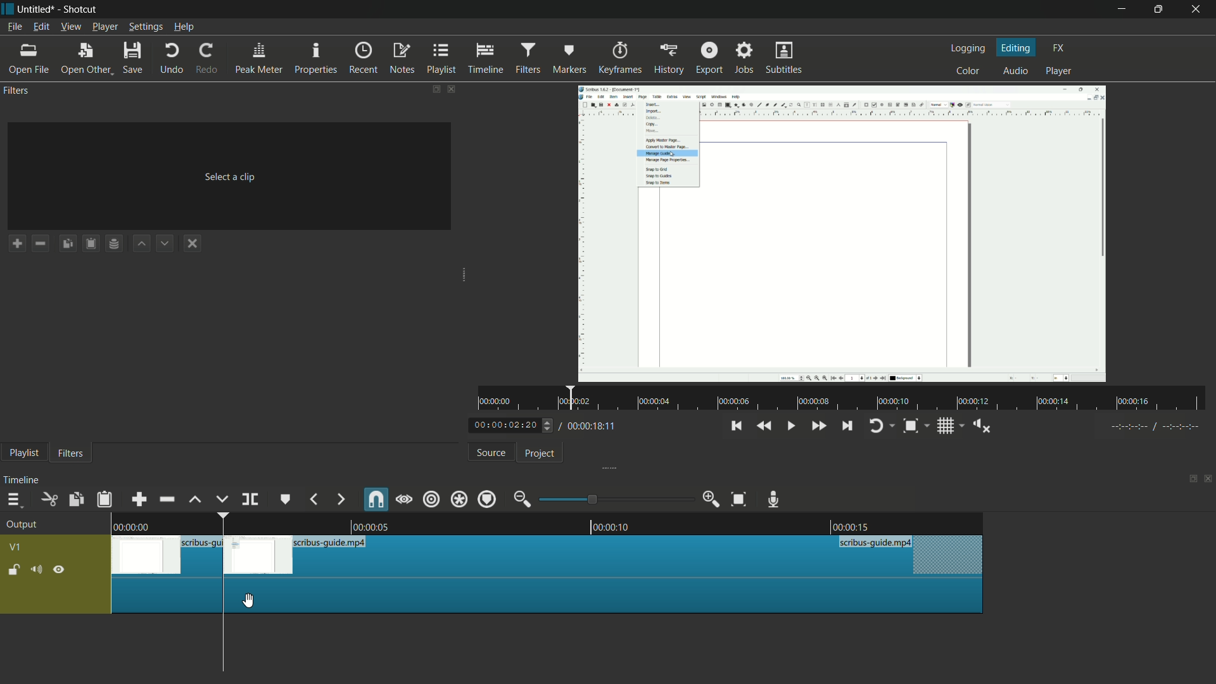  What do you see at coordinates (140, 243) in the screenshot?
I see `move filter up` at bounding box center [140, 243].